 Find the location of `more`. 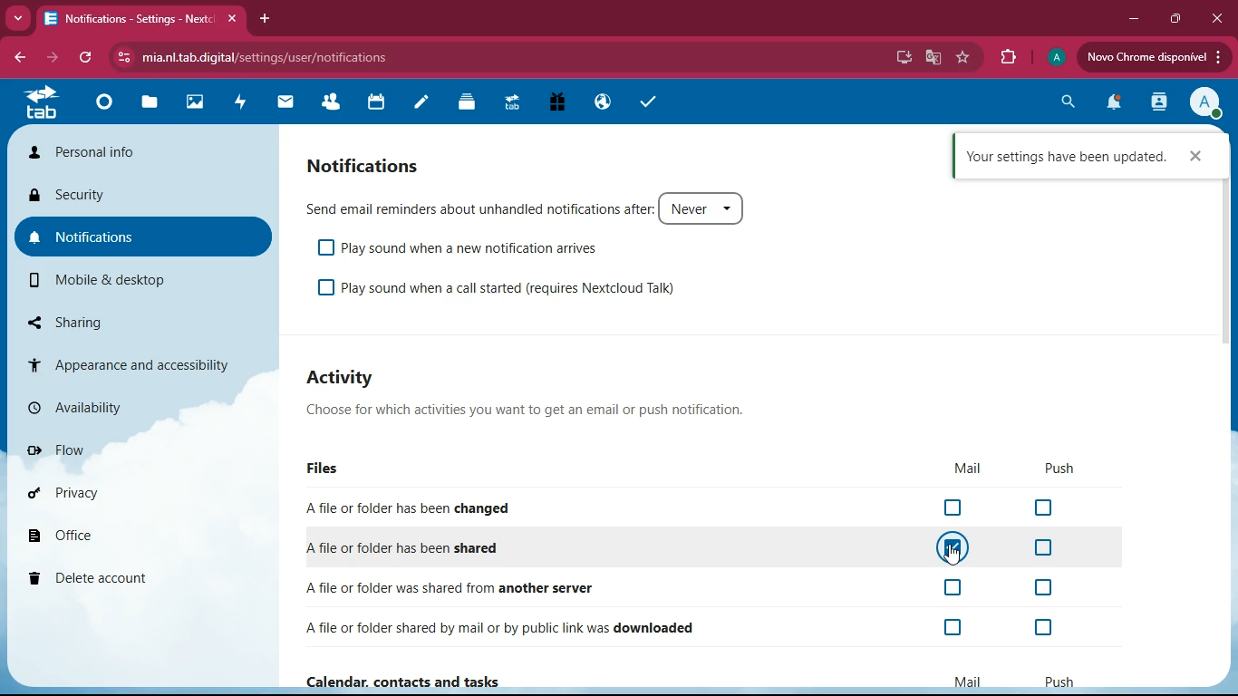

more is located at coordinates (18, 16).